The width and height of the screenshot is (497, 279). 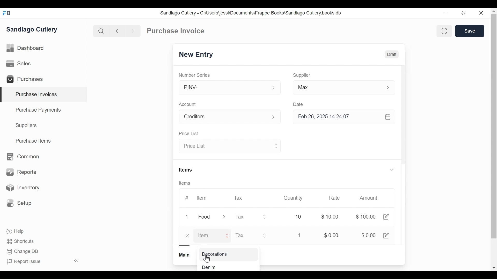 I want to click on Item, so click(x=207, y=235).